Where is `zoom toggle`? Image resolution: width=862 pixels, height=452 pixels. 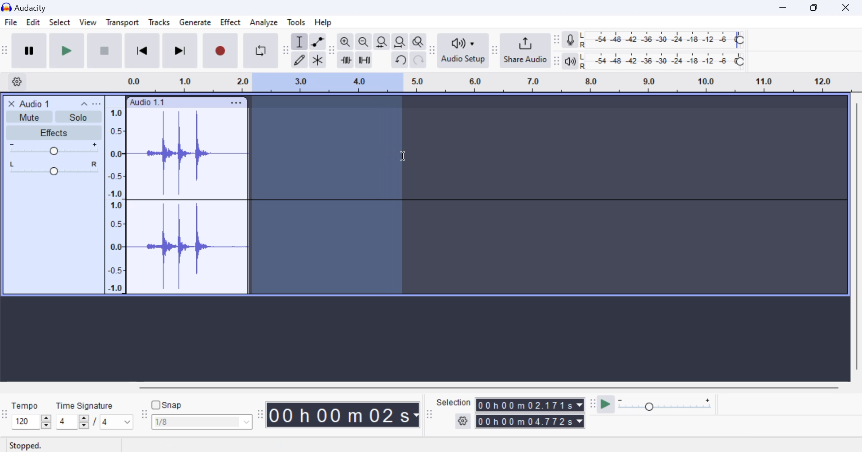
zoom toggle is located at coordinates (419, 43).